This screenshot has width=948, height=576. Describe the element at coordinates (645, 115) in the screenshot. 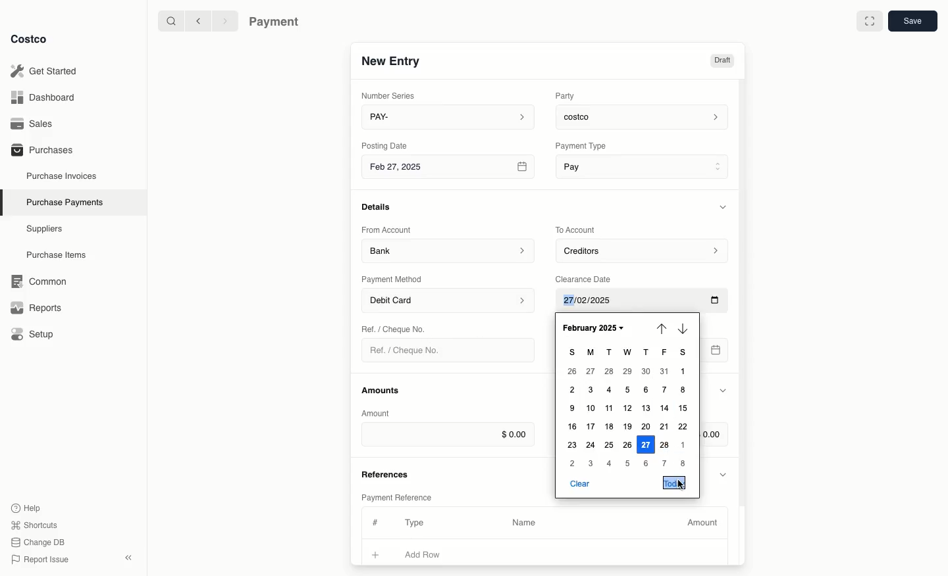

I see `costco` at that location.